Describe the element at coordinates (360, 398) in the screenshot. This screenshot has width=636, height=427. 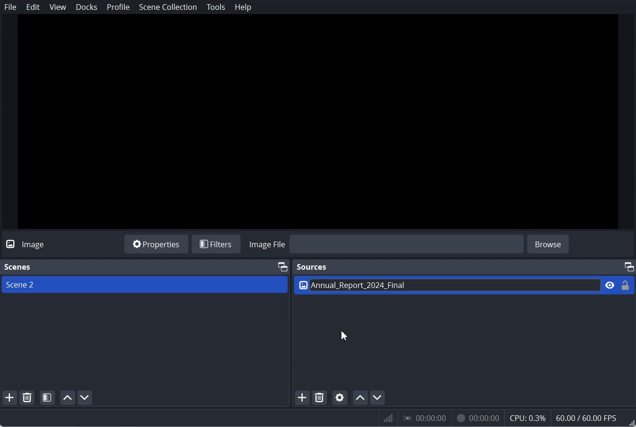
I see `Move source up` at that location.